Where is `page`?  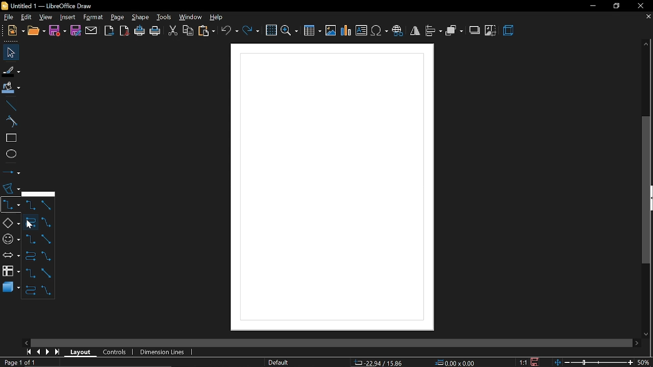
page is located at coordinates (117, 16).